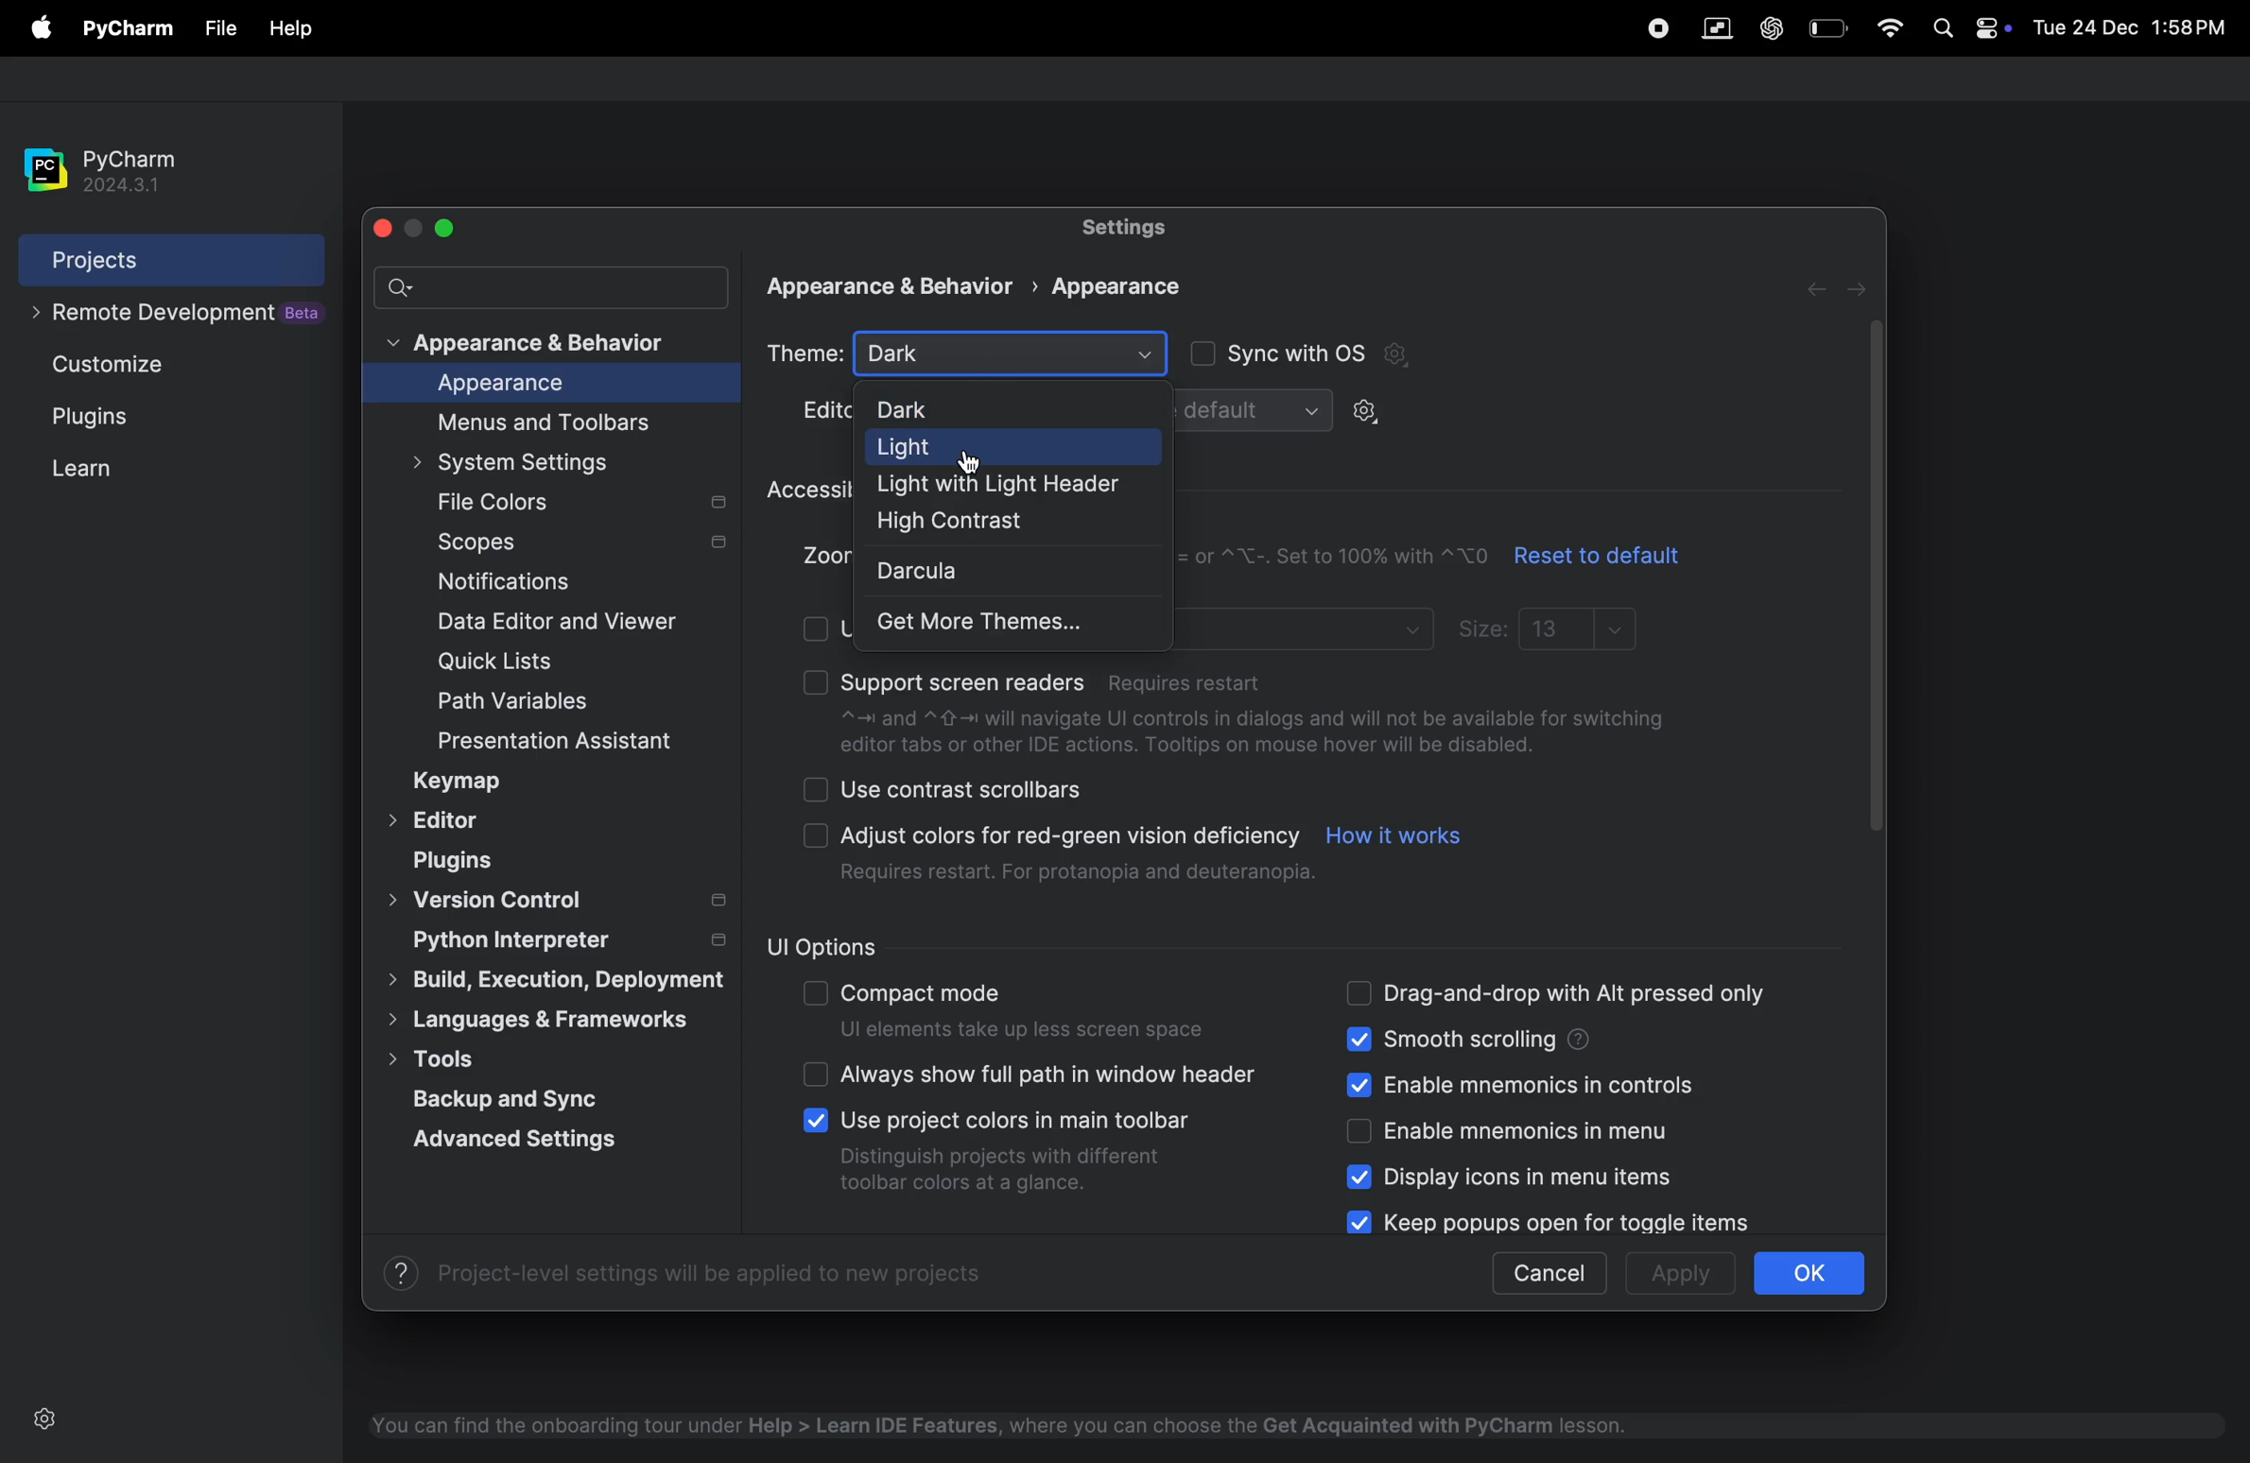 This screenshot has width=2250, height=1463. I want to click on next, so click(1856, 289).